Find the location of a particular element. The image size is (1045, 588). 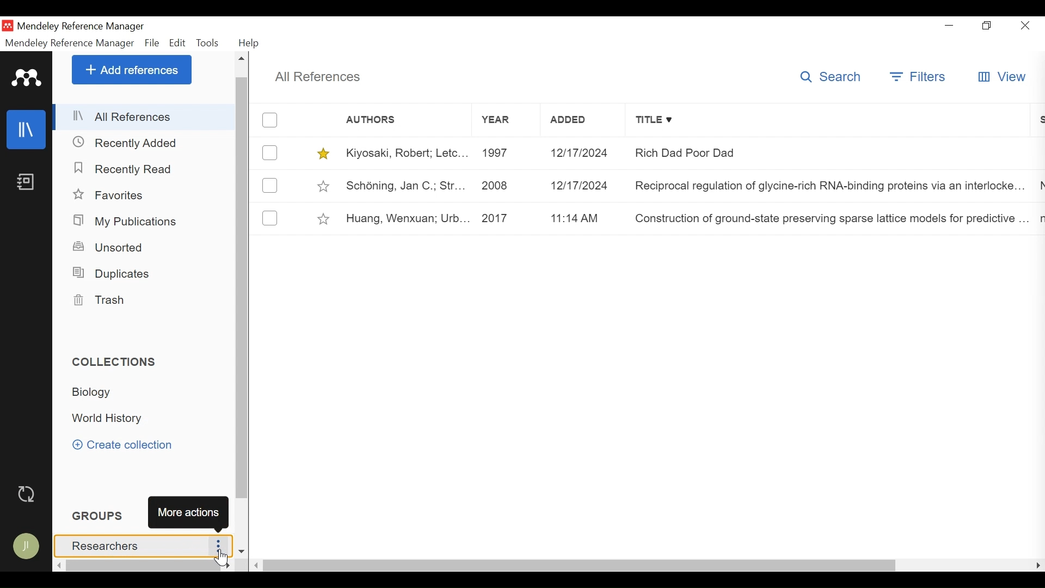

Schéning, Jan C.; Str... is located at coordinates (406, 186).